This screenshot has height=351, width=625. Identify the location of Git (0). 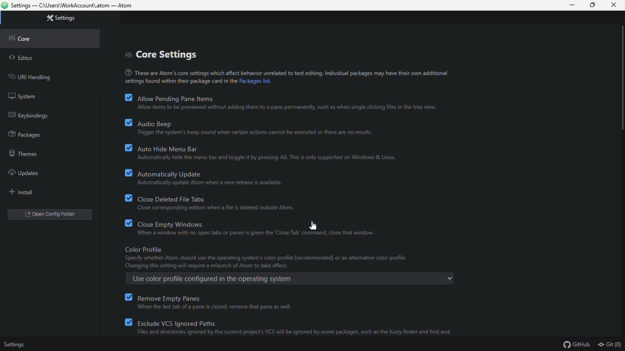
(609, 344).